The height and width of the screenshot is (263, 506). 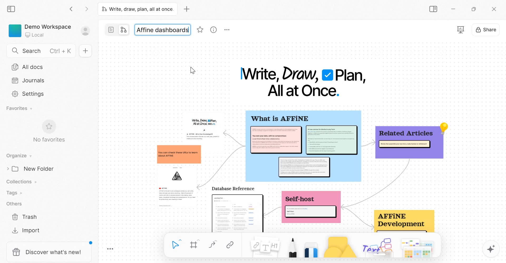 What do you see at coordinates (417, 247) in the screenshot?
I see ` templates` at bounding box center [417, 247].